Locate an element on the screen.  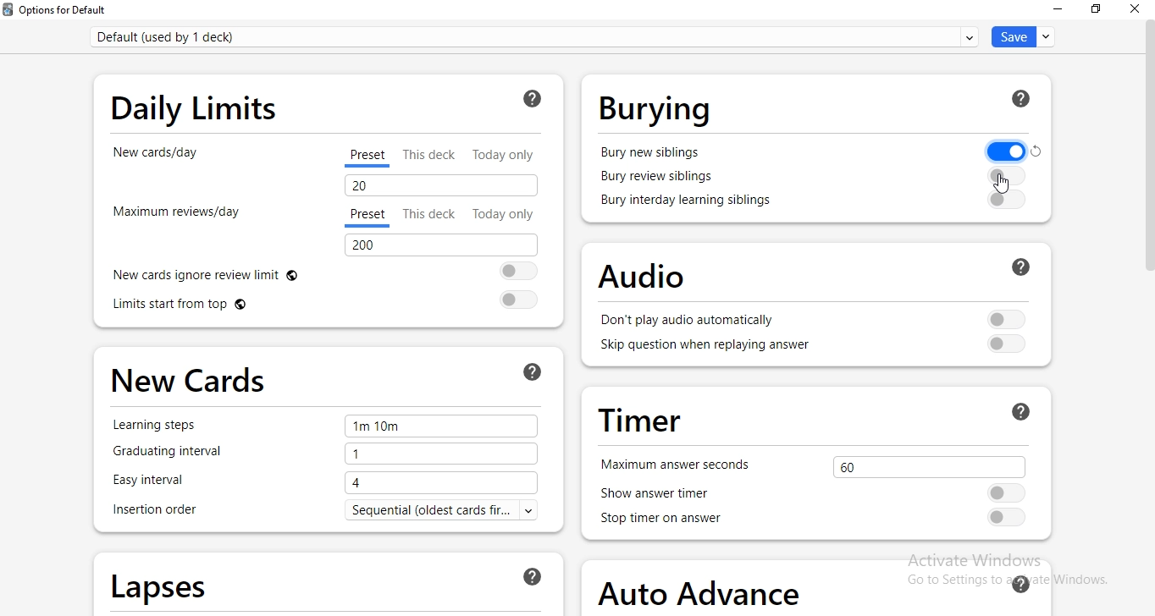
sequential (oldest cards.. is located at coordinates (451, 511).